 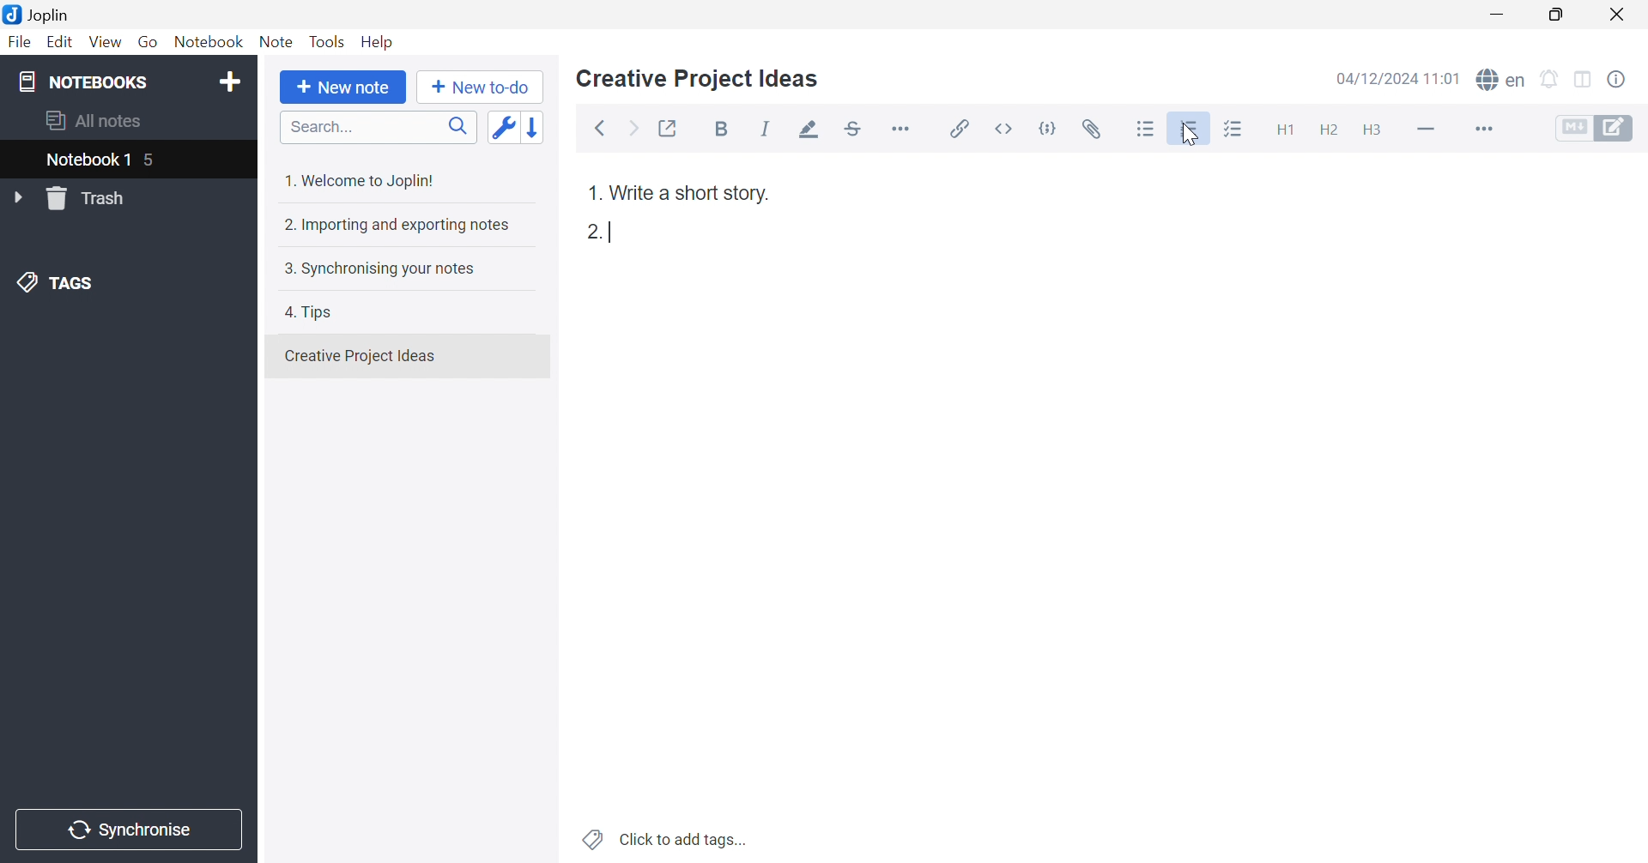 I want to click on 1. Welcome to Joplin!, so click(x=367, y=178).